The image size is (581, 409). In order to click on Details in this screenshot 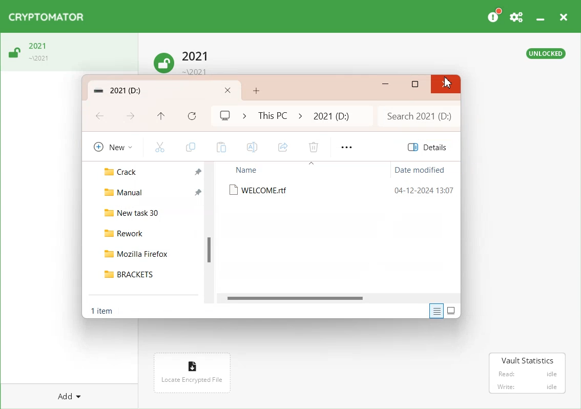, I will do `click(430, 147)`.